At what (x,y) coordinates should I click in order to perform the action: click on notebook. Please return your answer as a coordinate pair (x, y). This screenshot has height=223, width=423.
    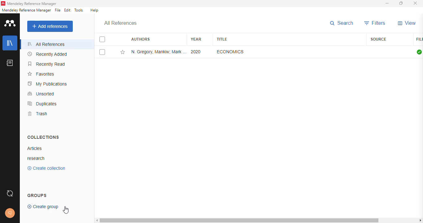
    Looking at the image, I should click on (10, 63).